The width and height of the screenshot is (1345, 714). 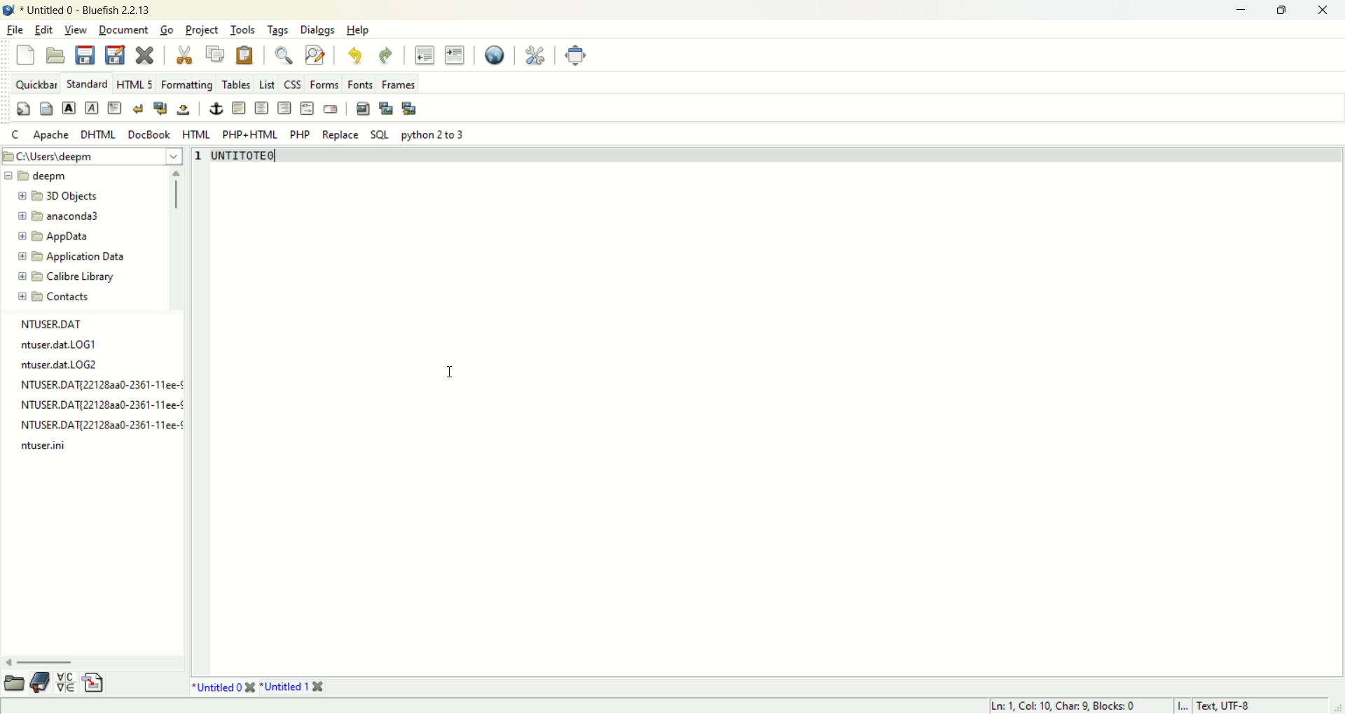 What do you see at coordinates (21, 109) in the screenshot?
I see `quickstart` at bounding box center [21, 109].